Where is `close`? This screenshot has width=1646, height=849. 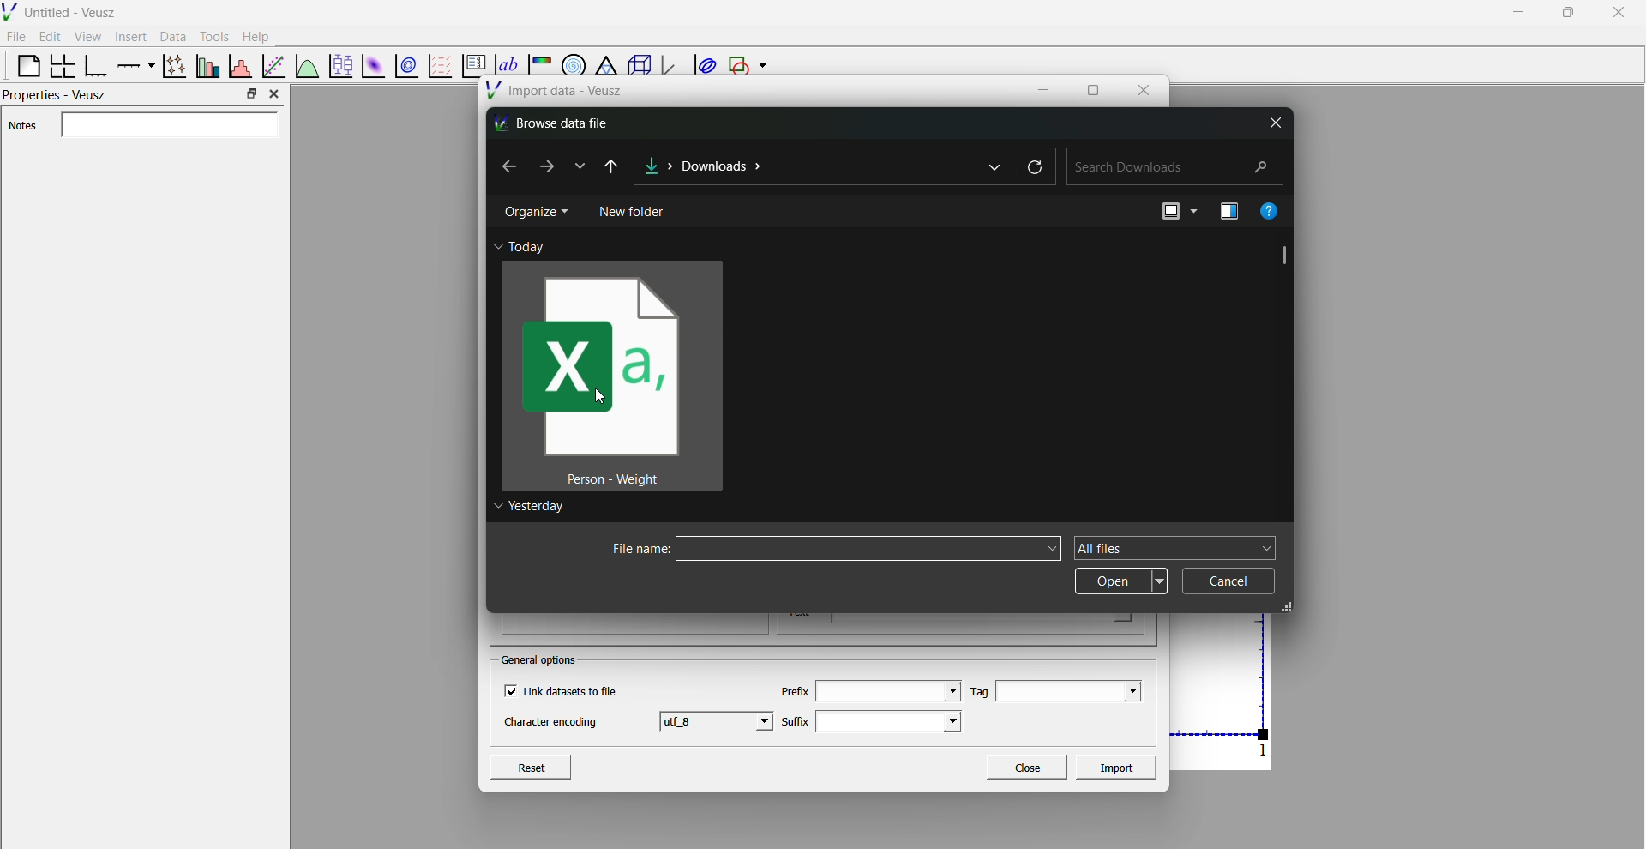 close is located at coordinates (1619, 13).